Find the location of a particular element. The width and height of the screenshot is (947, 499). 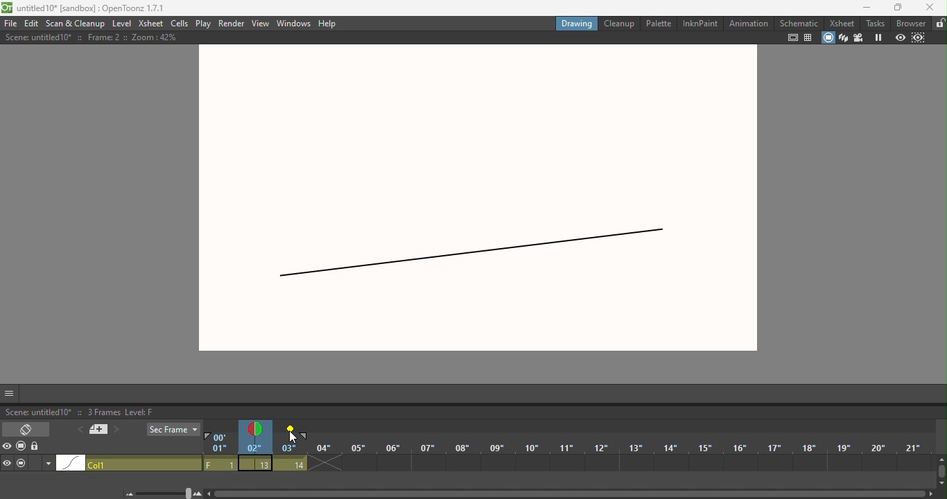

Cursor is located at coordinates (292, 437).